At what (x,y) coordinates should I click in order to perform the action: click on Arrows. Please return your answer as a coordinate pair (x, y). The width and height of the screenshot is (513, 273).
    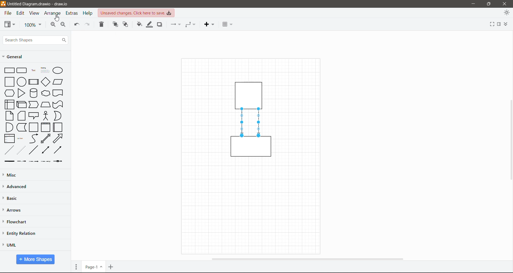
    Looking at the image, I should click on (13, 210).